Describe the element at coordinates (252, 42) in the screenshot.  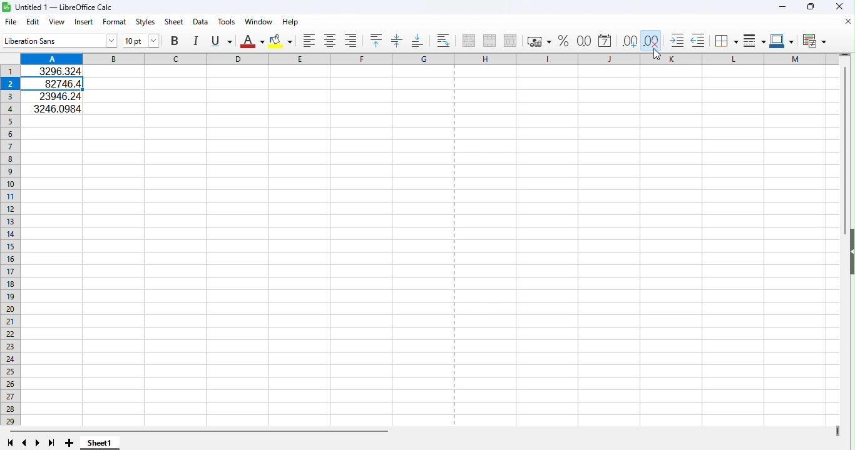
I see `Font color` at that location.